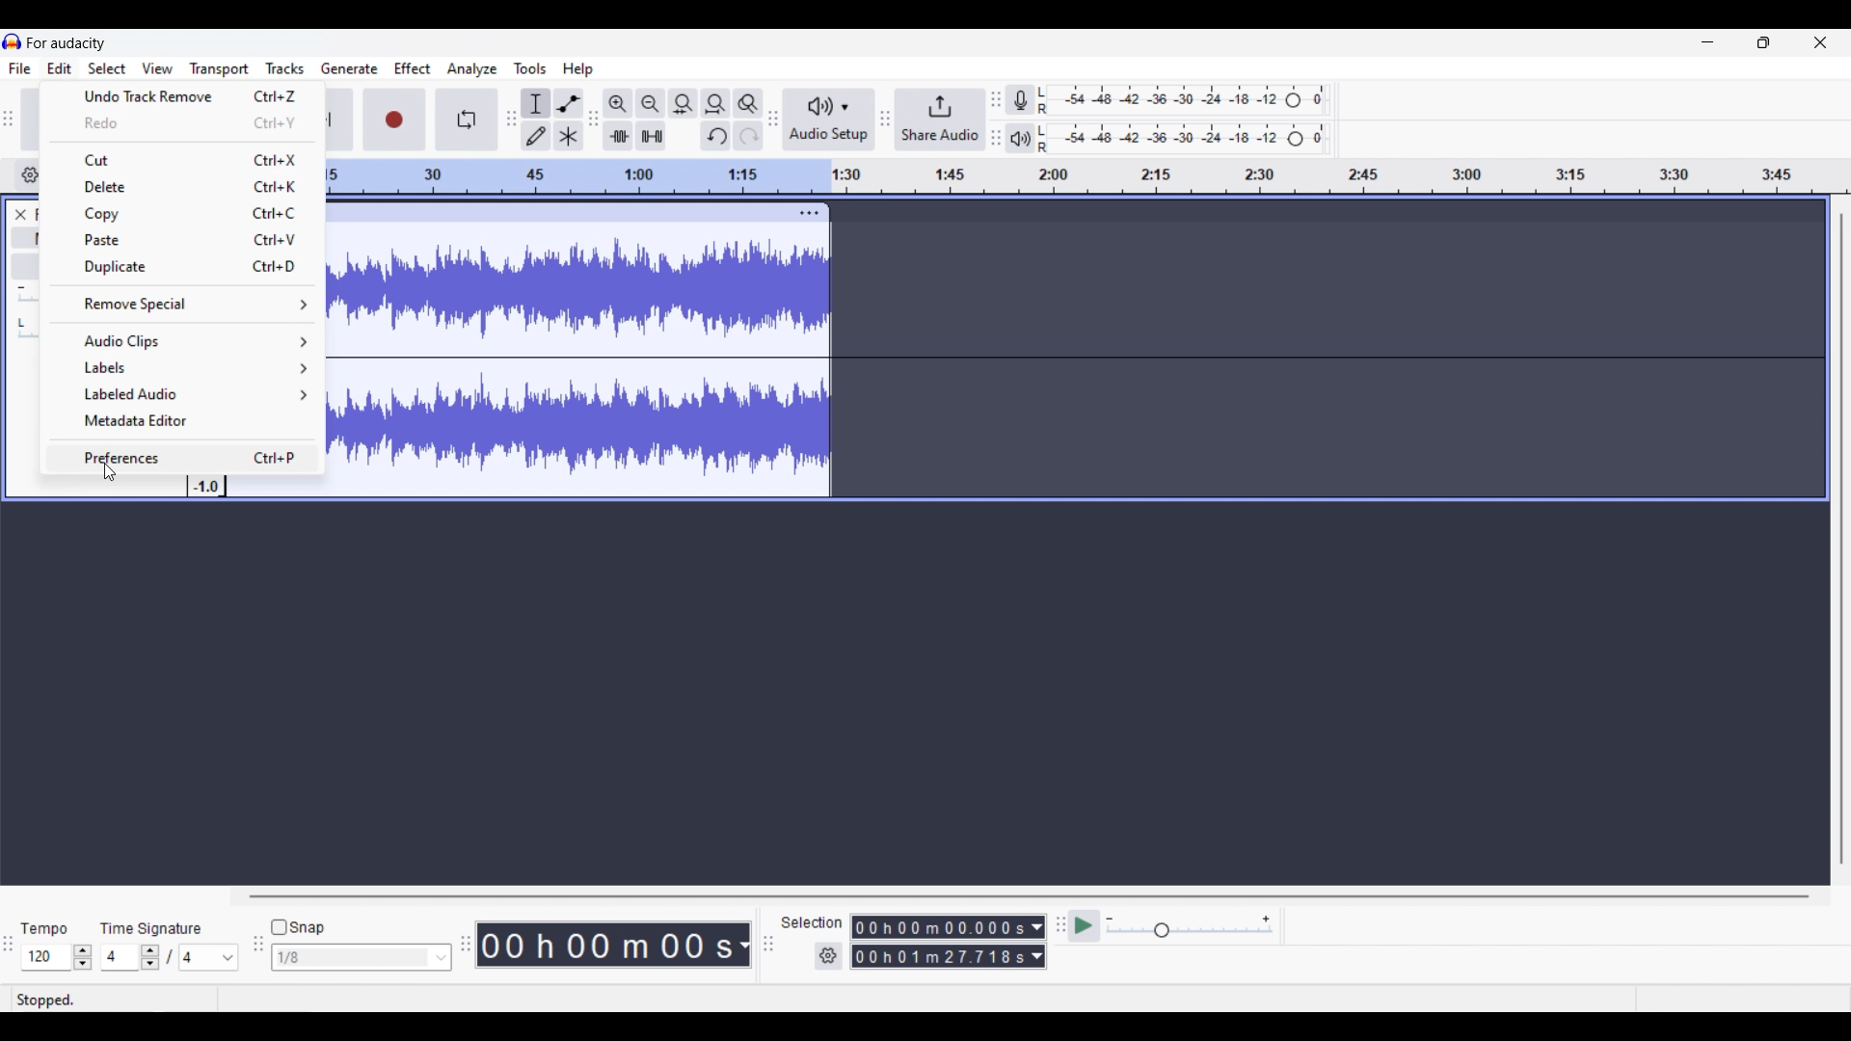 Image resolution: width=1851 pixels, height=1041 pixels. Describe the element at coordinates (186, 213) in the screenshot. I see `Copy` at that location.